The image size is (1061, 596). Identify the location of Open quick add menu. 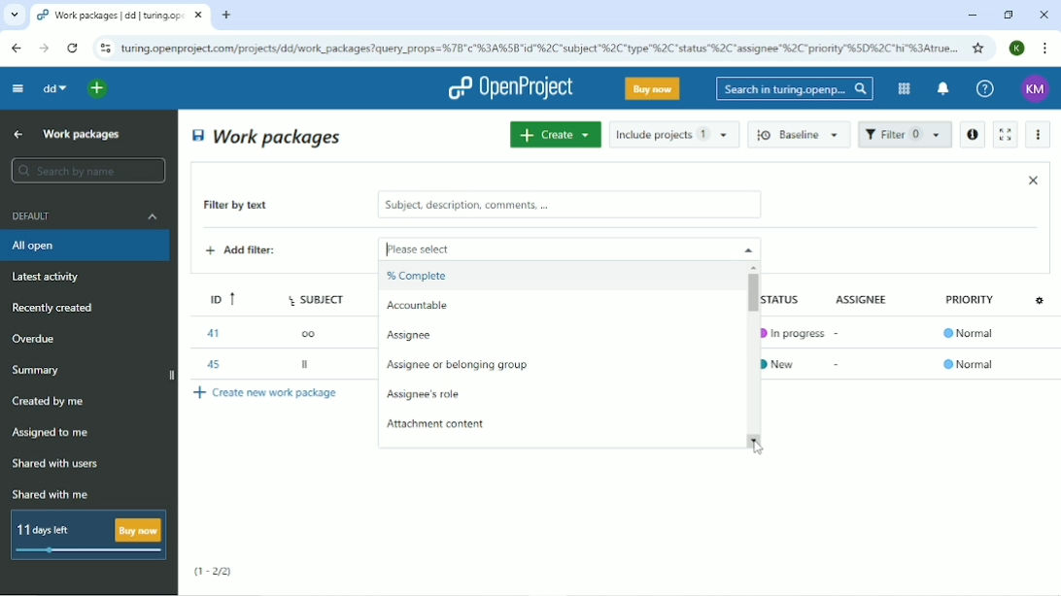
(98, 88).